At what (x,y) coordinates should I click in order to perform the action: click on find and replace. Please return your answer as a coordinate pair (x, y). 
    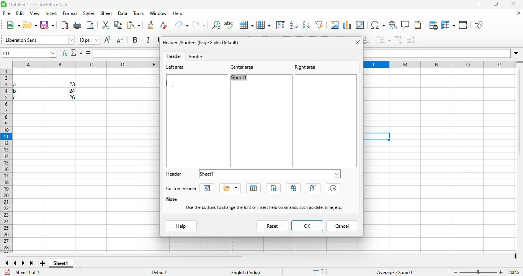
    Looking at the image, I should click on (199, 26).